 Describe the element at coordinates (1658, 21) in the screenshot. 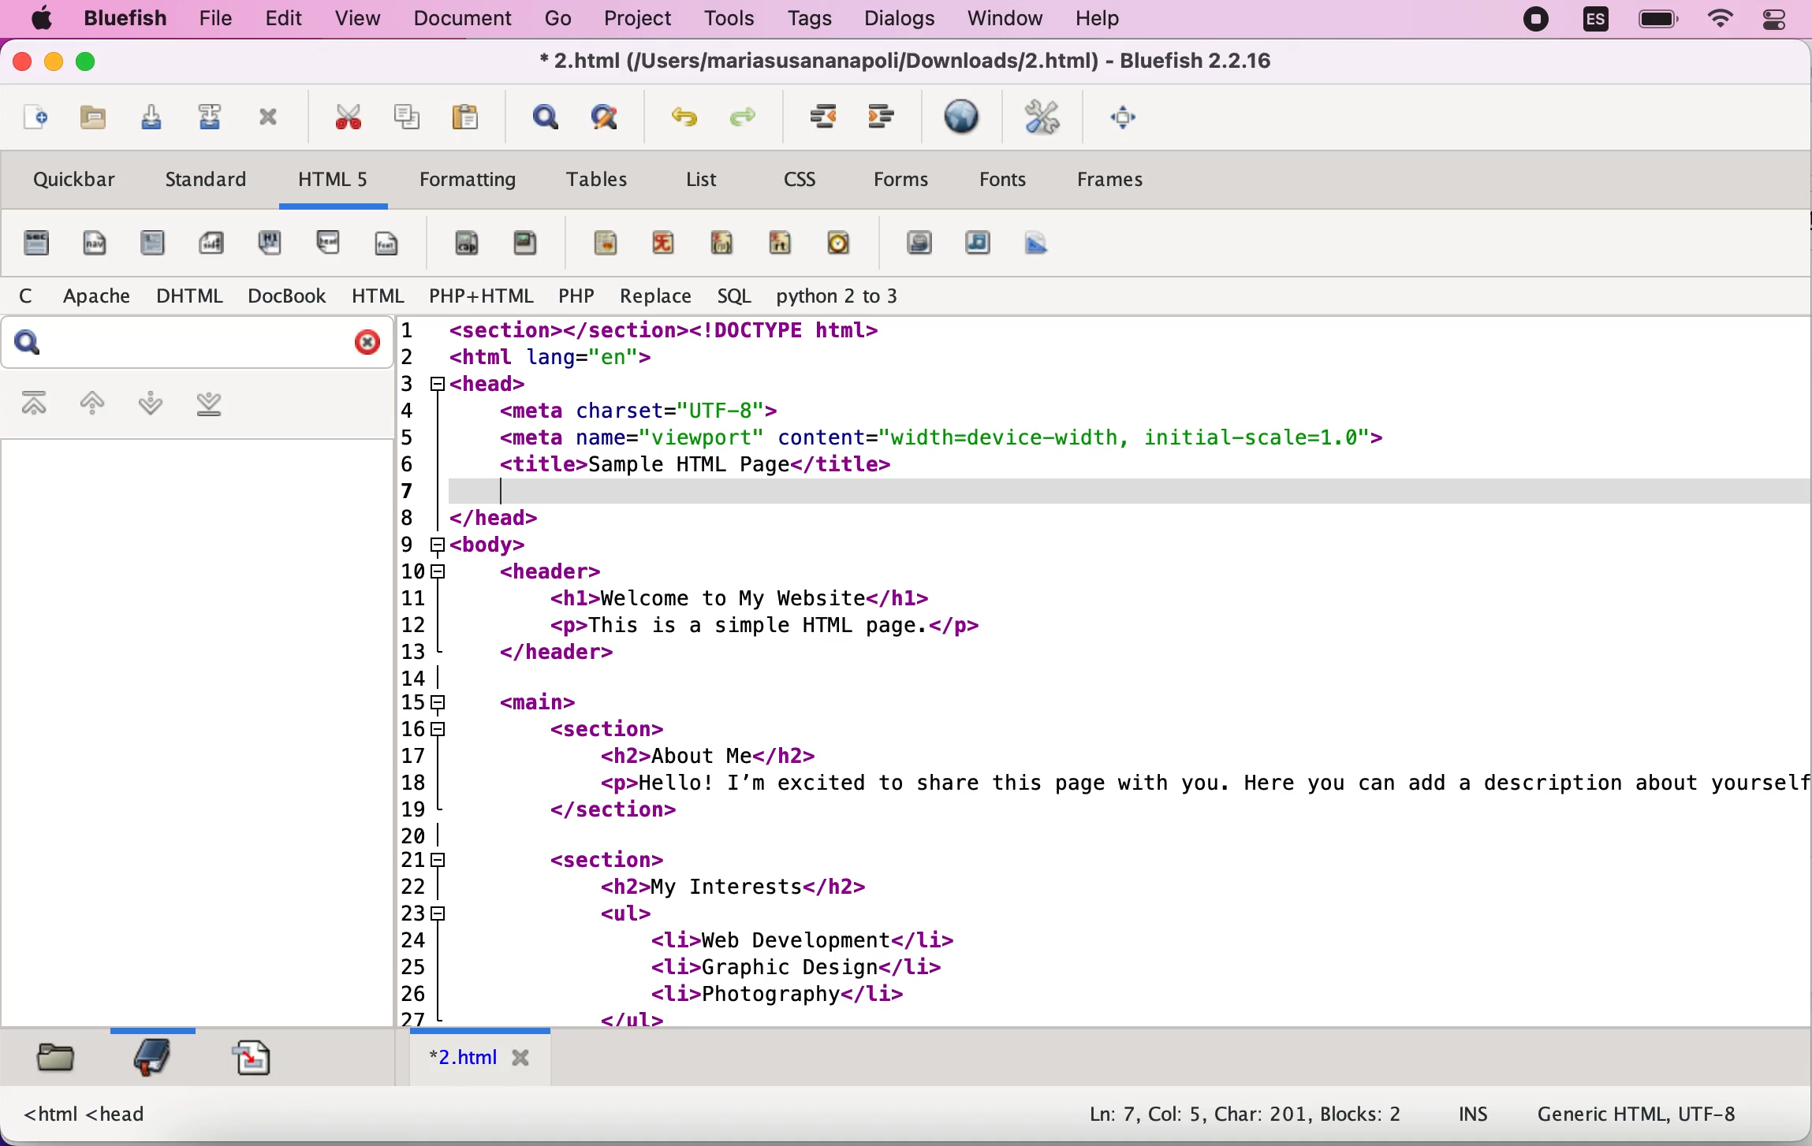

I see `battery` at that location.